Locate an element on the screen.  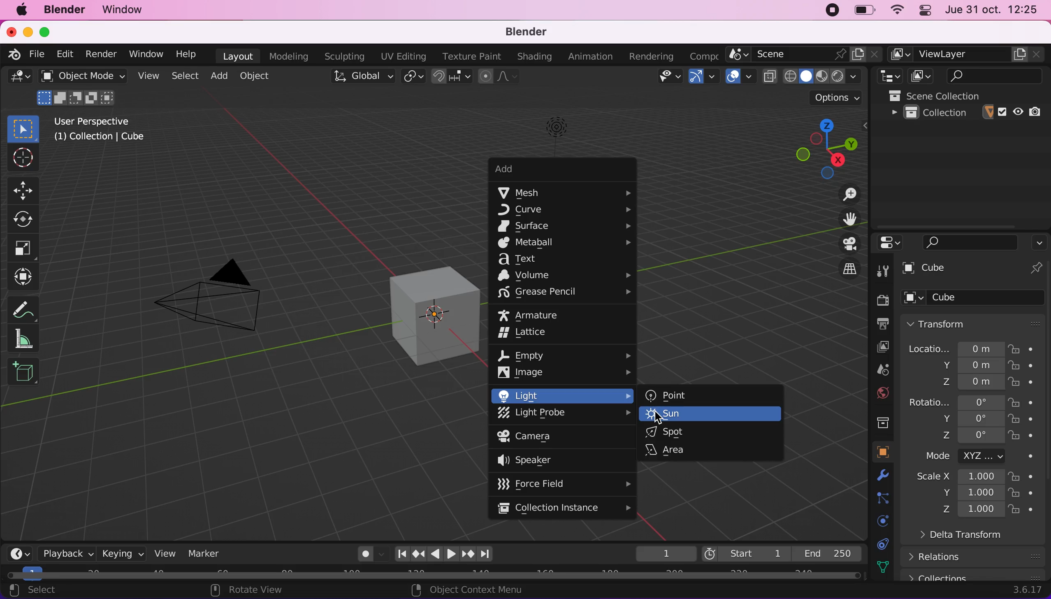
y 1.000 is located at coordinates (970, 494).